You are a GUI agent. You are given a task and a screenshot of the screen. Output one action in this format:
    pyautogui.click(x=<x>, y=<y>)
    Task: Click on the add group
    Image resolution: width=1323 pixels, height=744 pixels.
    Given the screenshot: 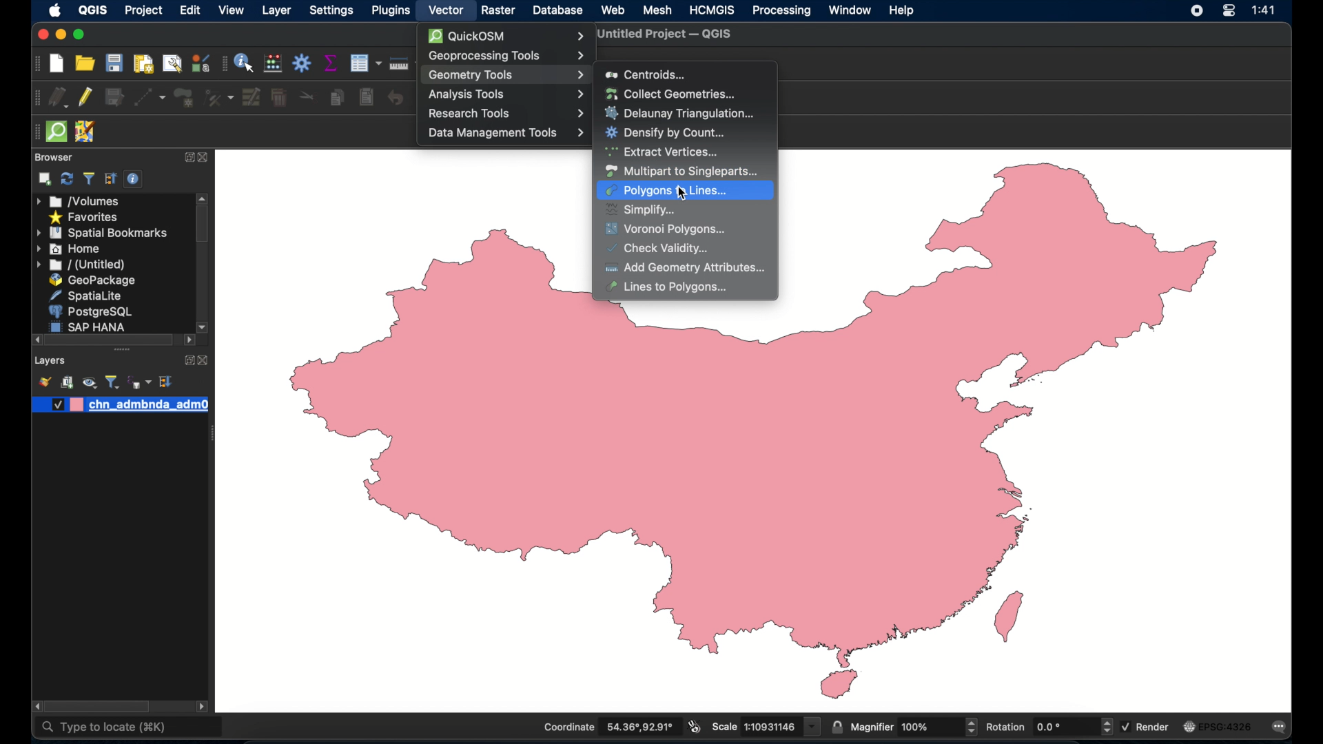 What is the action you would take?
    pyautogui.click(x=67, y=382)
    